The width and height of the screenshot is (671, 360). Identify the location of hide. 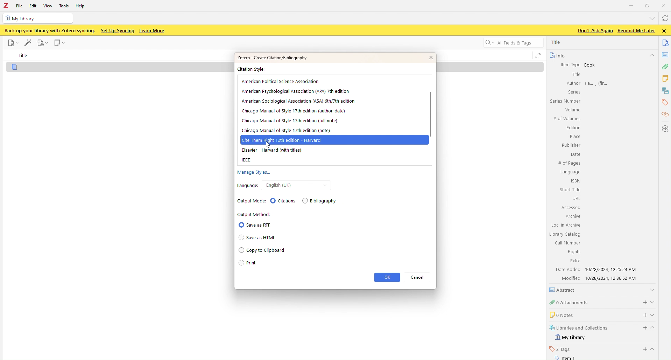
(651, 56).